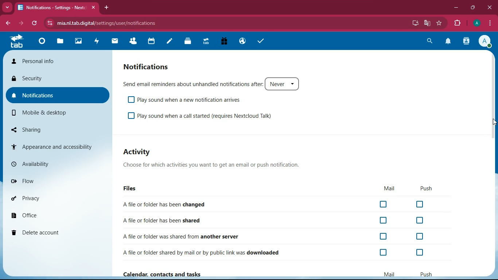 This screenshot has height=280, width=498. I want to click on options, so click(491, 24).